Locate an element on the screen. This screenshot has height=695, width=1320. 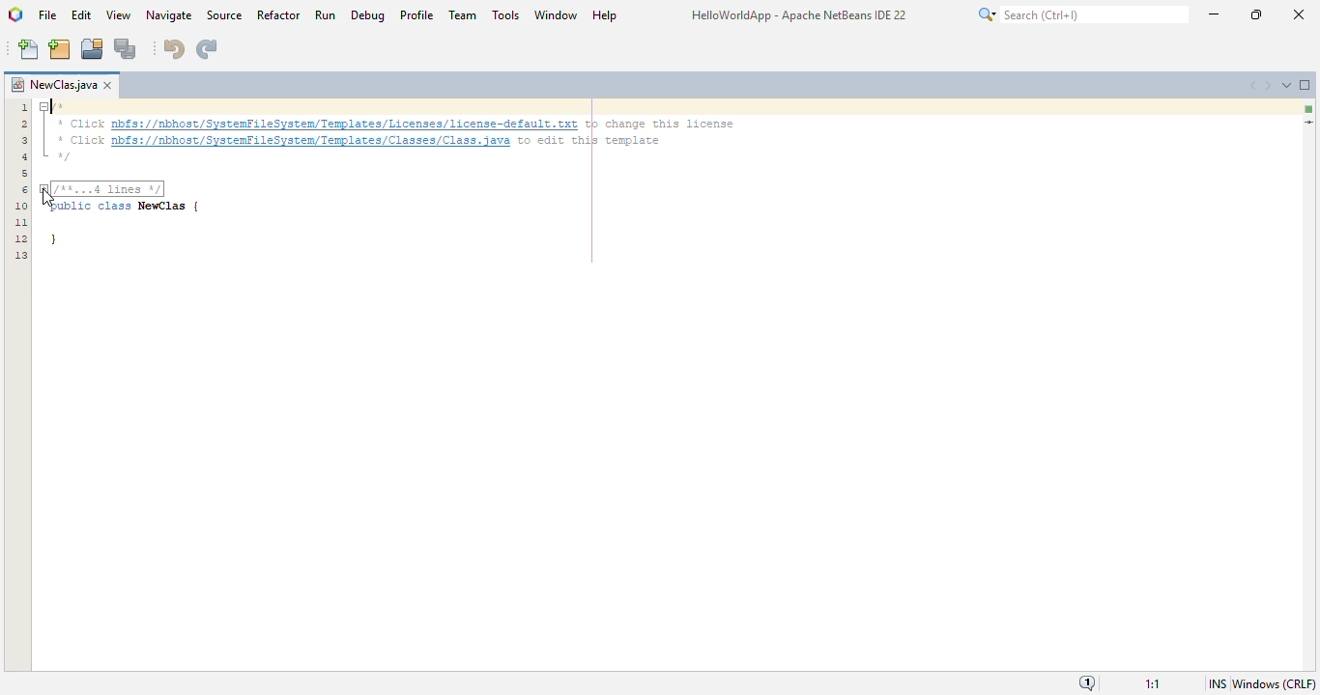
save all is located at coordinates (126, 48).